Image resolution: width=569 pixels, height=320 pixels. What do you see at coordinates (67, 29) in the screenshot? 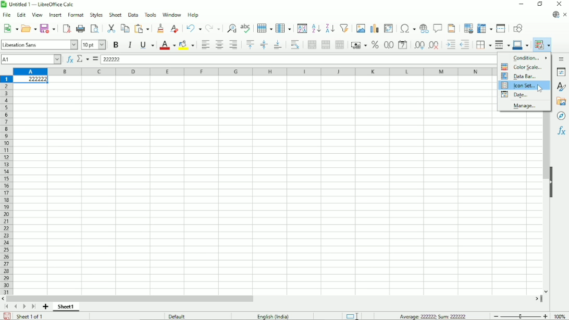
I see `Export directly as PDF` at bounding box center [67, 29].